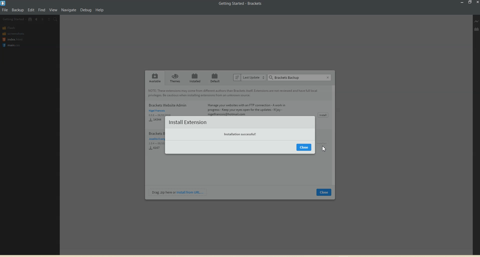 The width and height of the screenshot is (480, 257). I want to click on Vertical scroll bar, so click(335, 135).